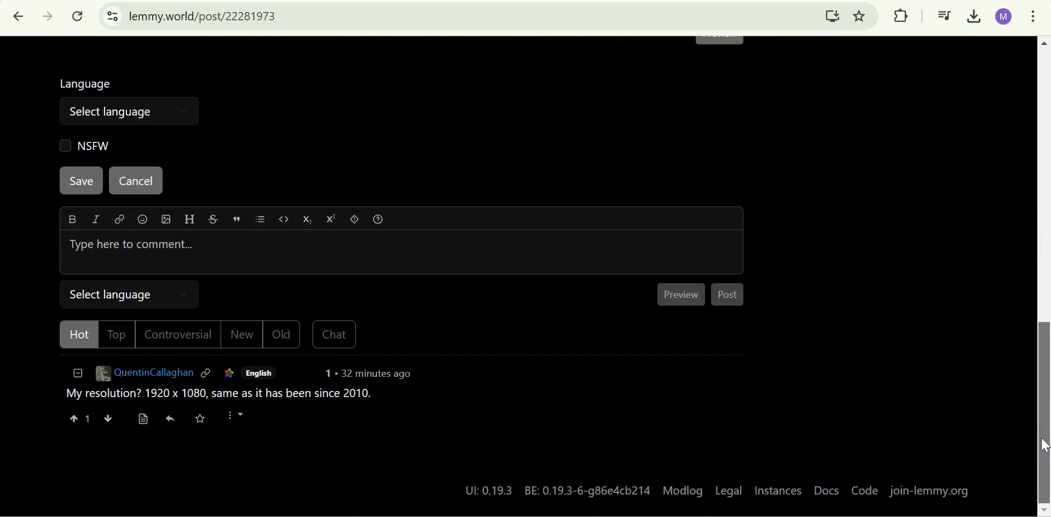 The image size is (1051, 517). Describe the element at coordinates (181, 336) in the screenshot. I see `Controversial` at that location.